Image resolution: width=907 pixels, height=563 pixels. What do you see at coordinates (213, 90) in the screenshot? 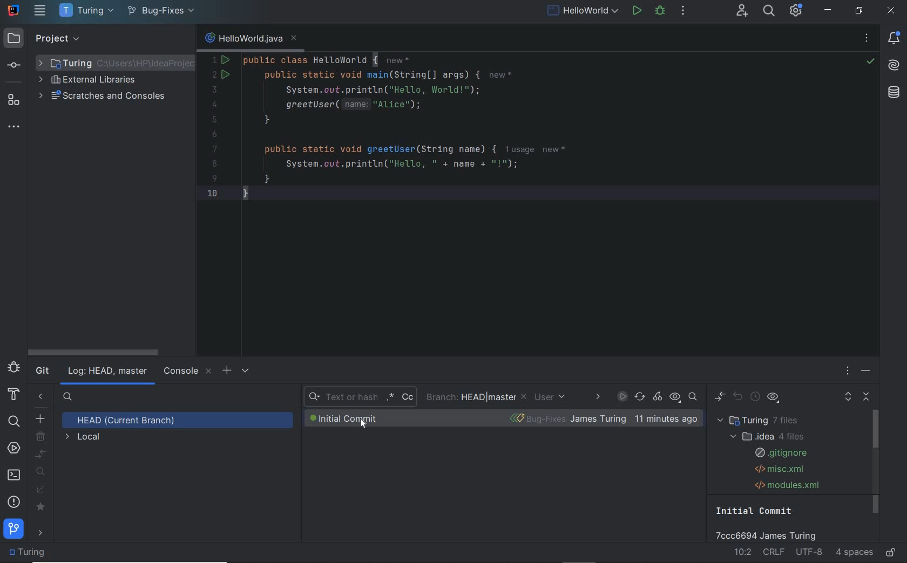
I see `3` at bounding box center [213, 90].